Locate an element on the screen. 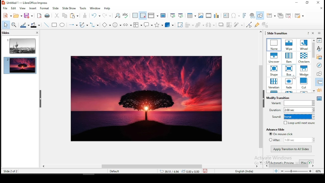 The image size is (325, 183). transition effects is located at coordinates (289, 84).